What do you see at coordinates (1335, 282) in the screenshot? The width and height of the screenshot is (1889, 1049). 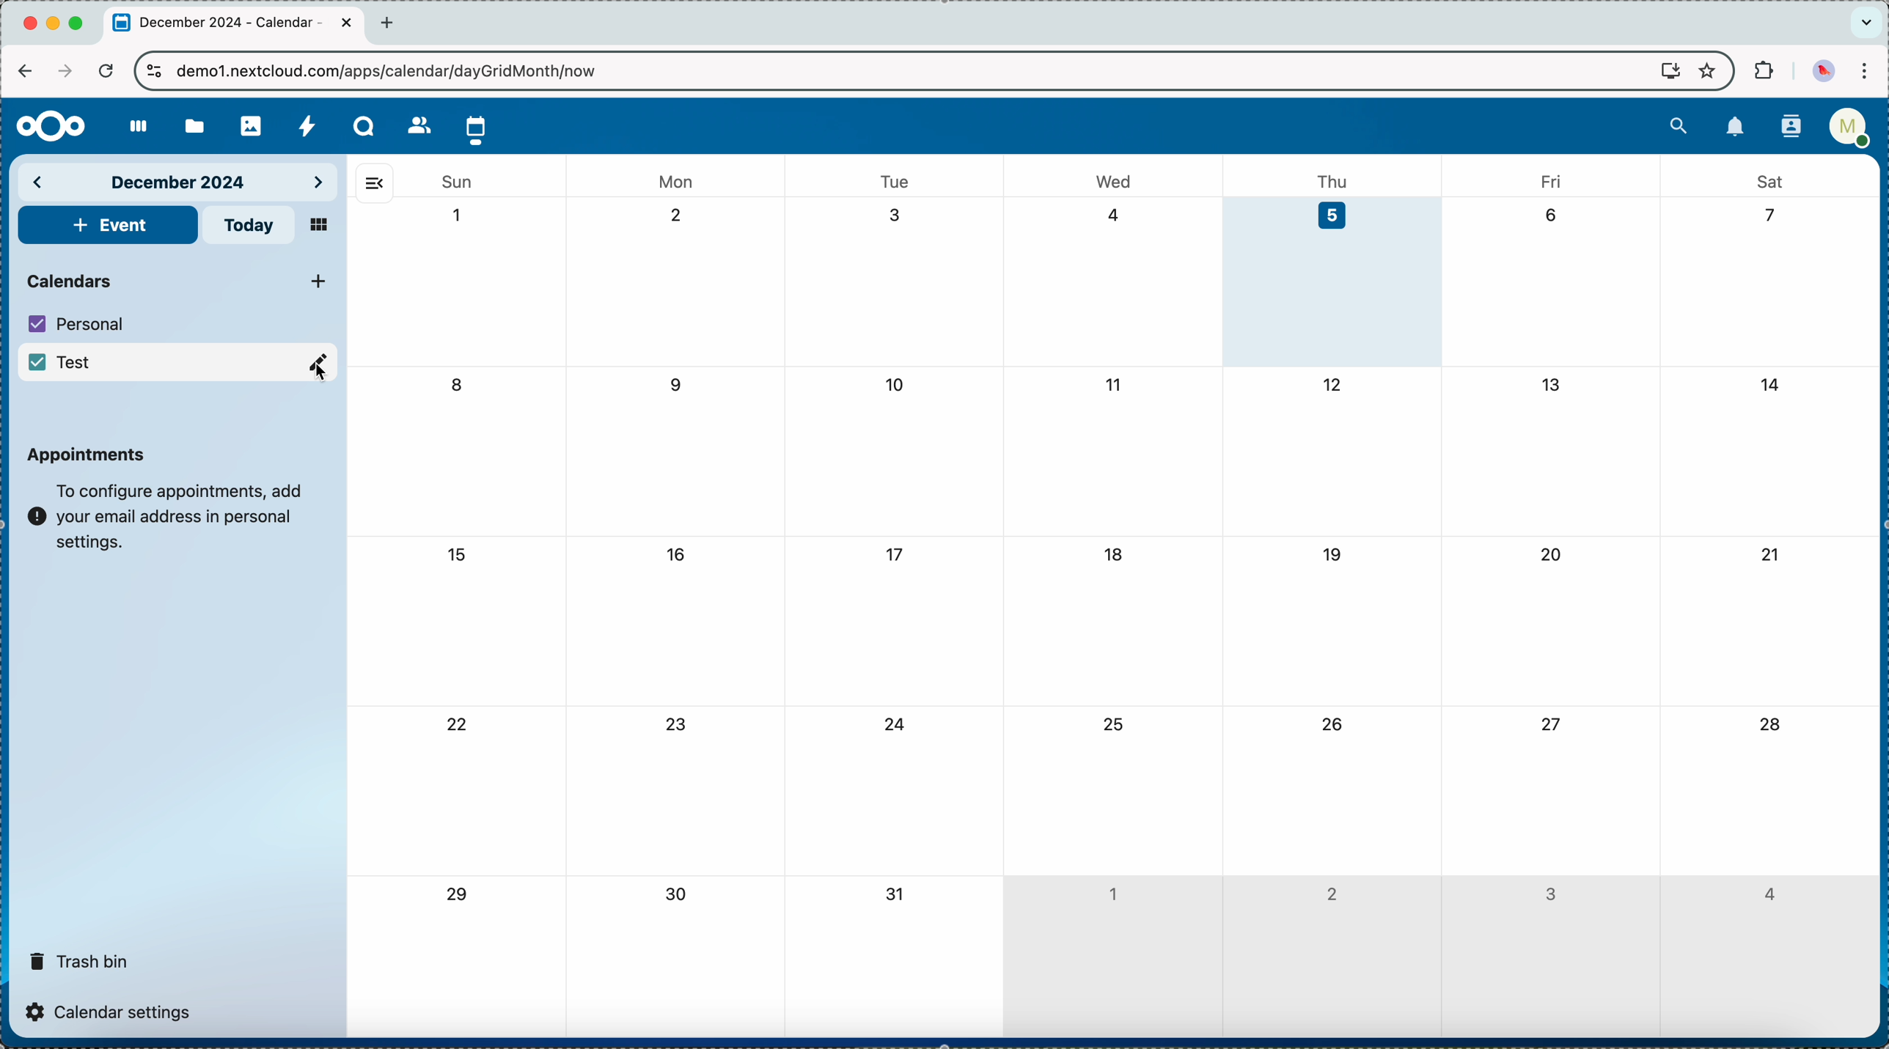 I see `day 5 selected` at bounding box center [1335, 282].